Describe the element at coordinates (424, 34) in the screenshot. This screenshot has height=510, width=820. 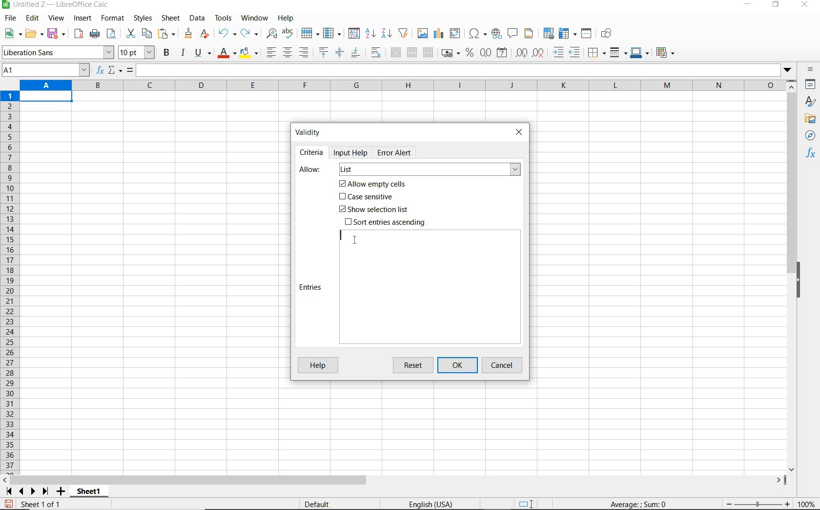
I see `insert image` at that location.